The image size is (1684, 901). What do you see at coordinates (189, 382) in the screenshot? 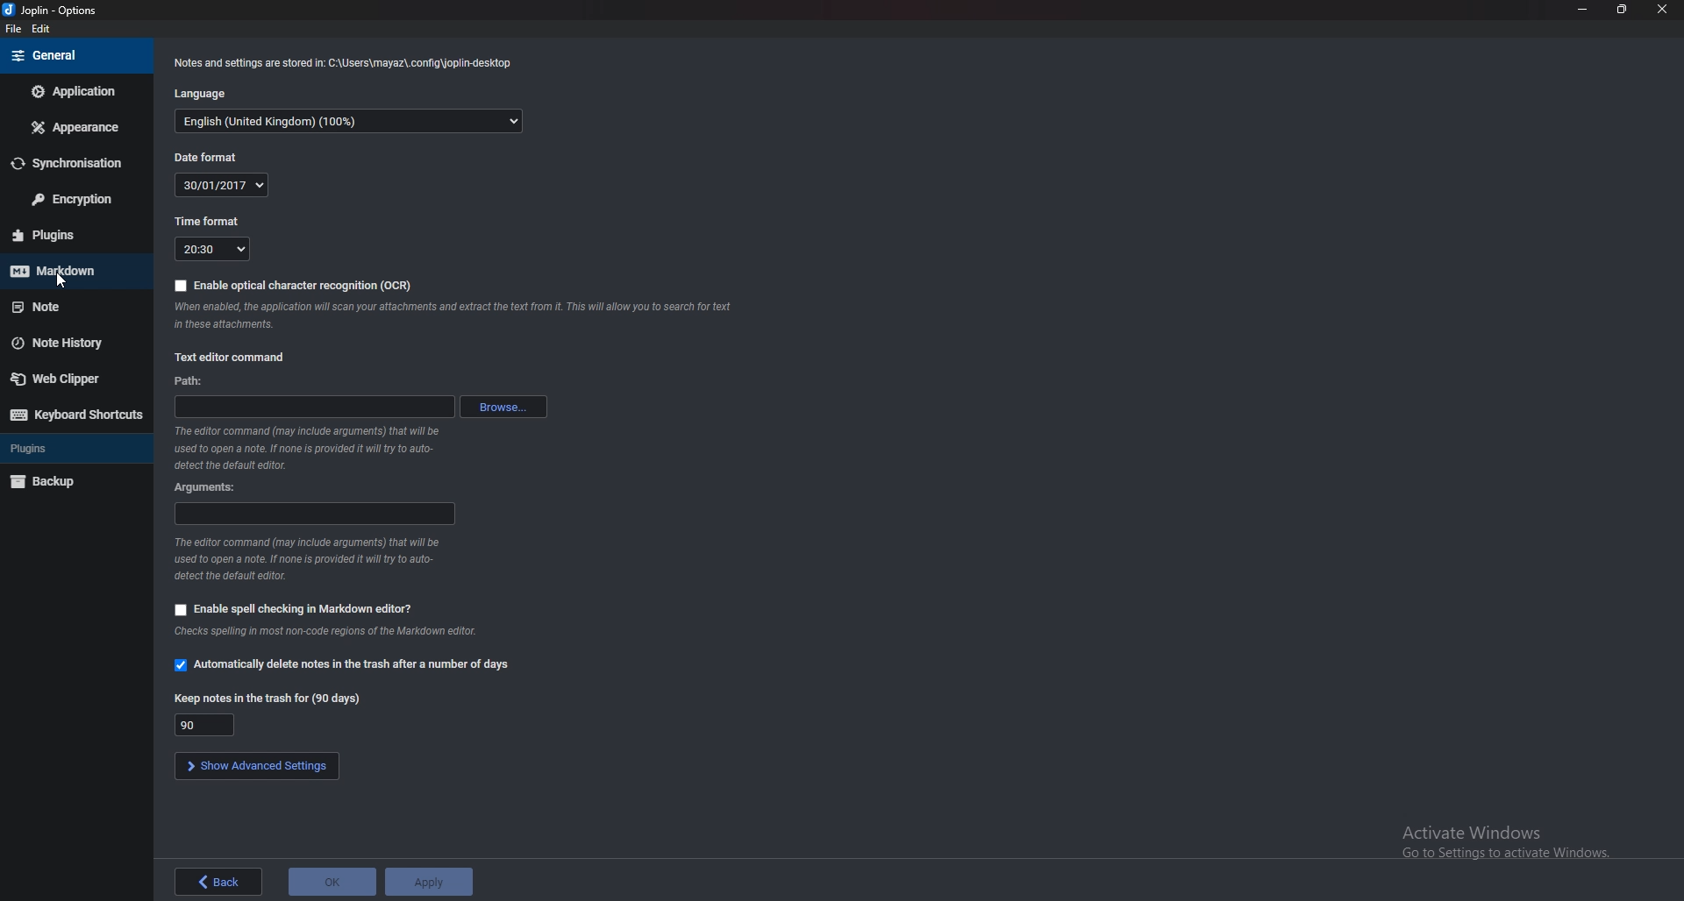
I see `path` at bounding box center [189, 382].